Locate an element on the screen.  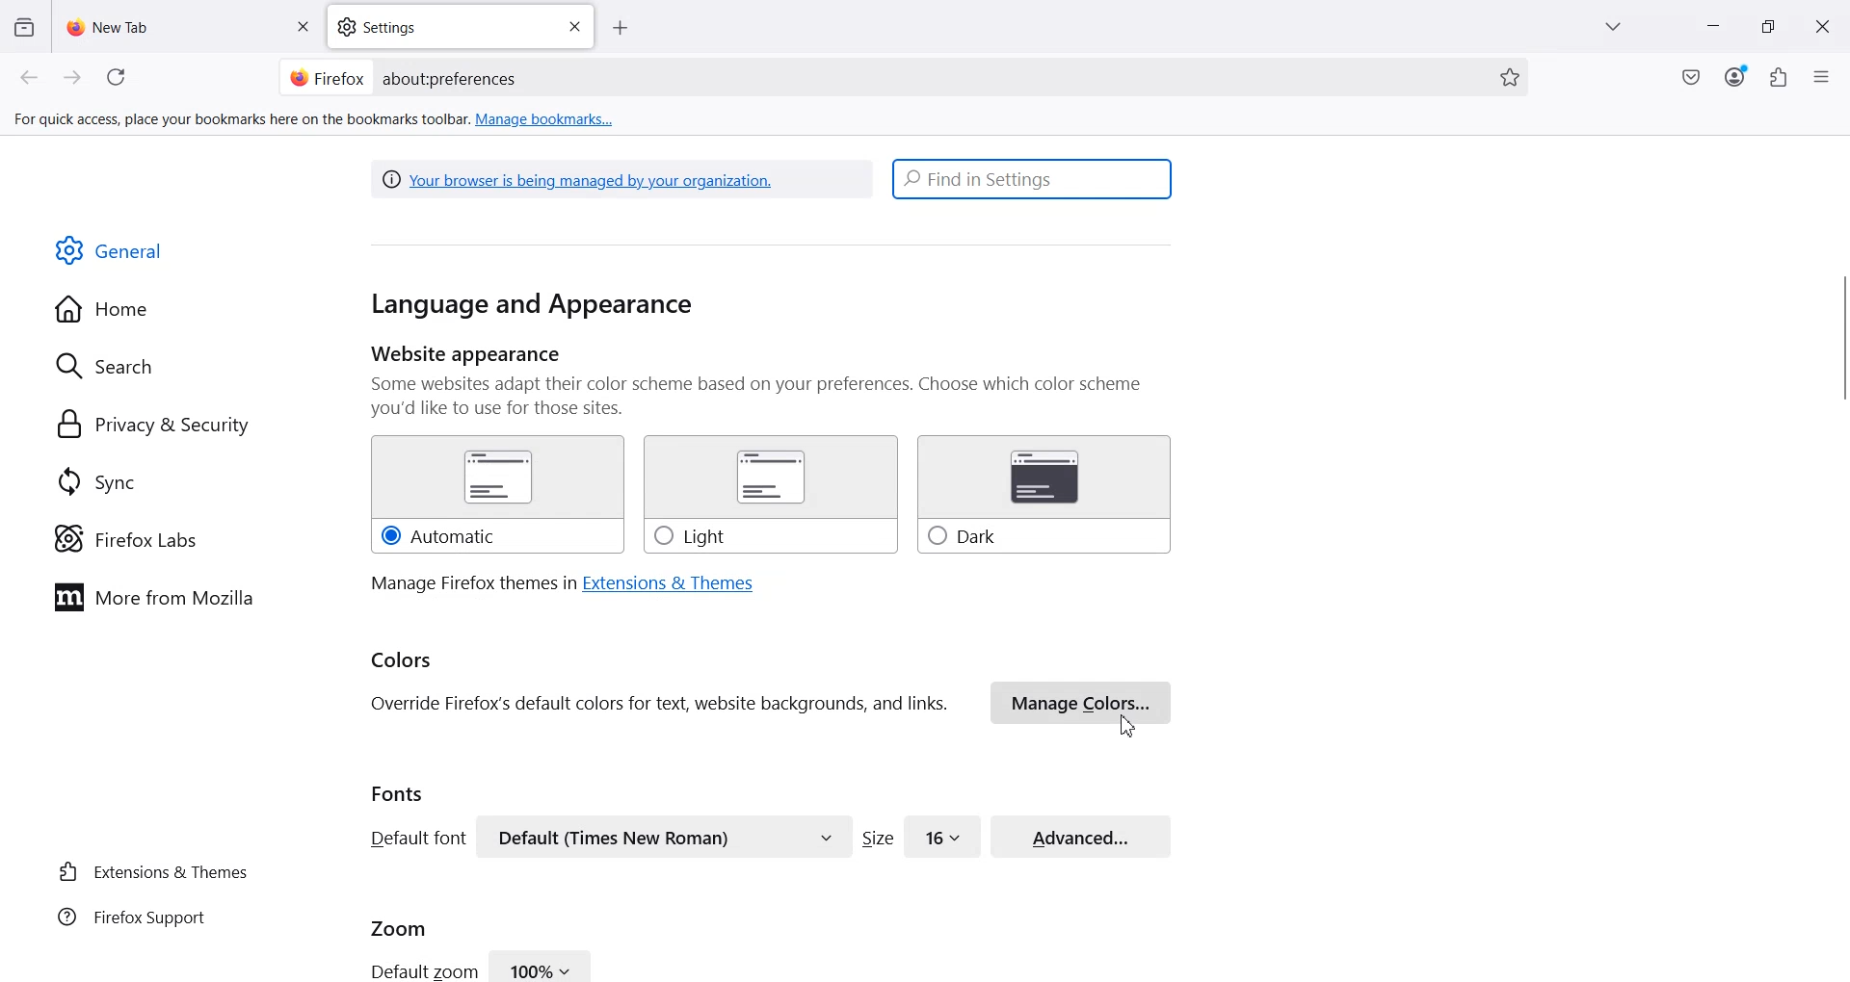
Default zoom is located at coordinates (422, 969).